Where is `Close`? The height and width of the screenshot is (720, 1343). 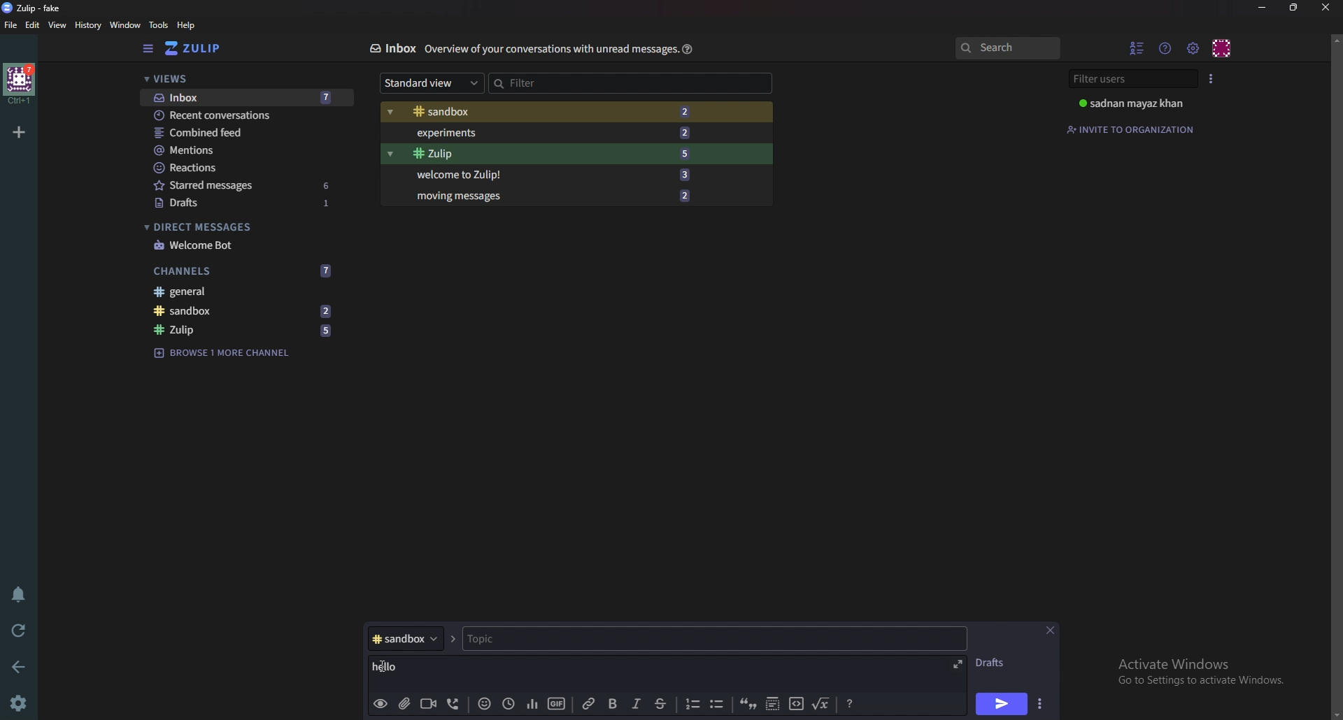
Close is located at coordinates (1323, 8).